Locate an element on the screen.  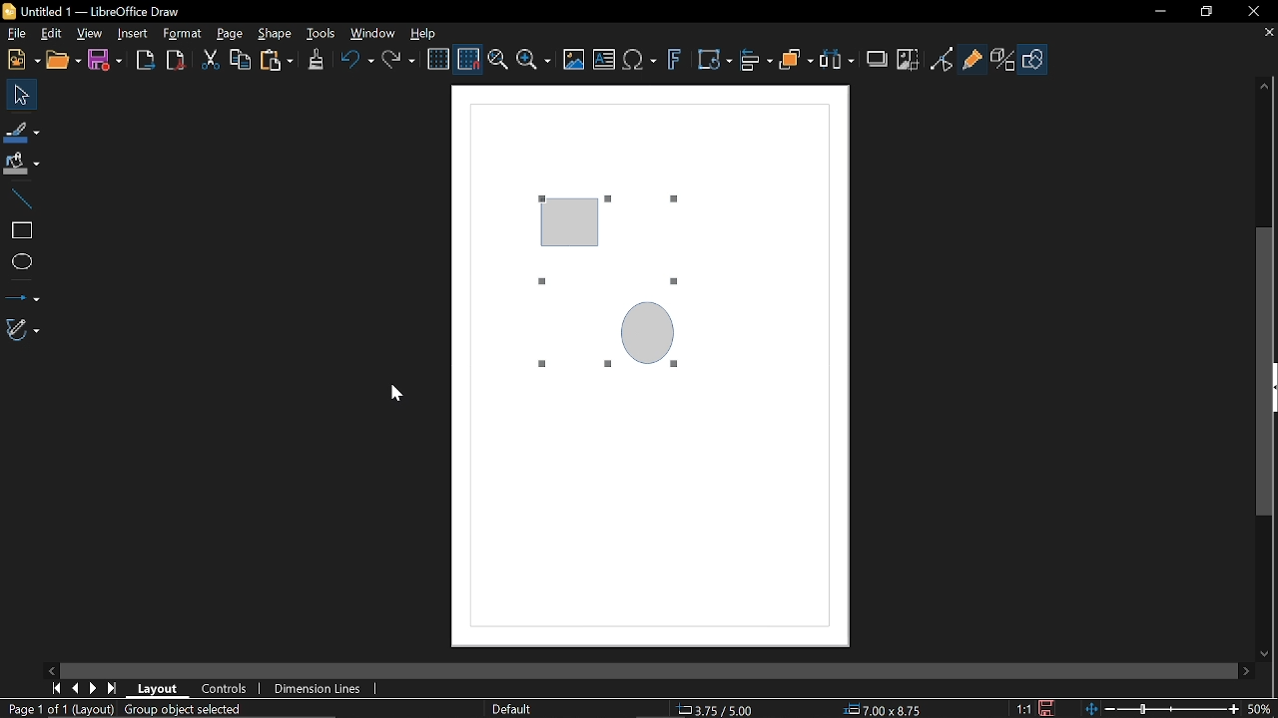
Open is located at coordinates (63, 61).